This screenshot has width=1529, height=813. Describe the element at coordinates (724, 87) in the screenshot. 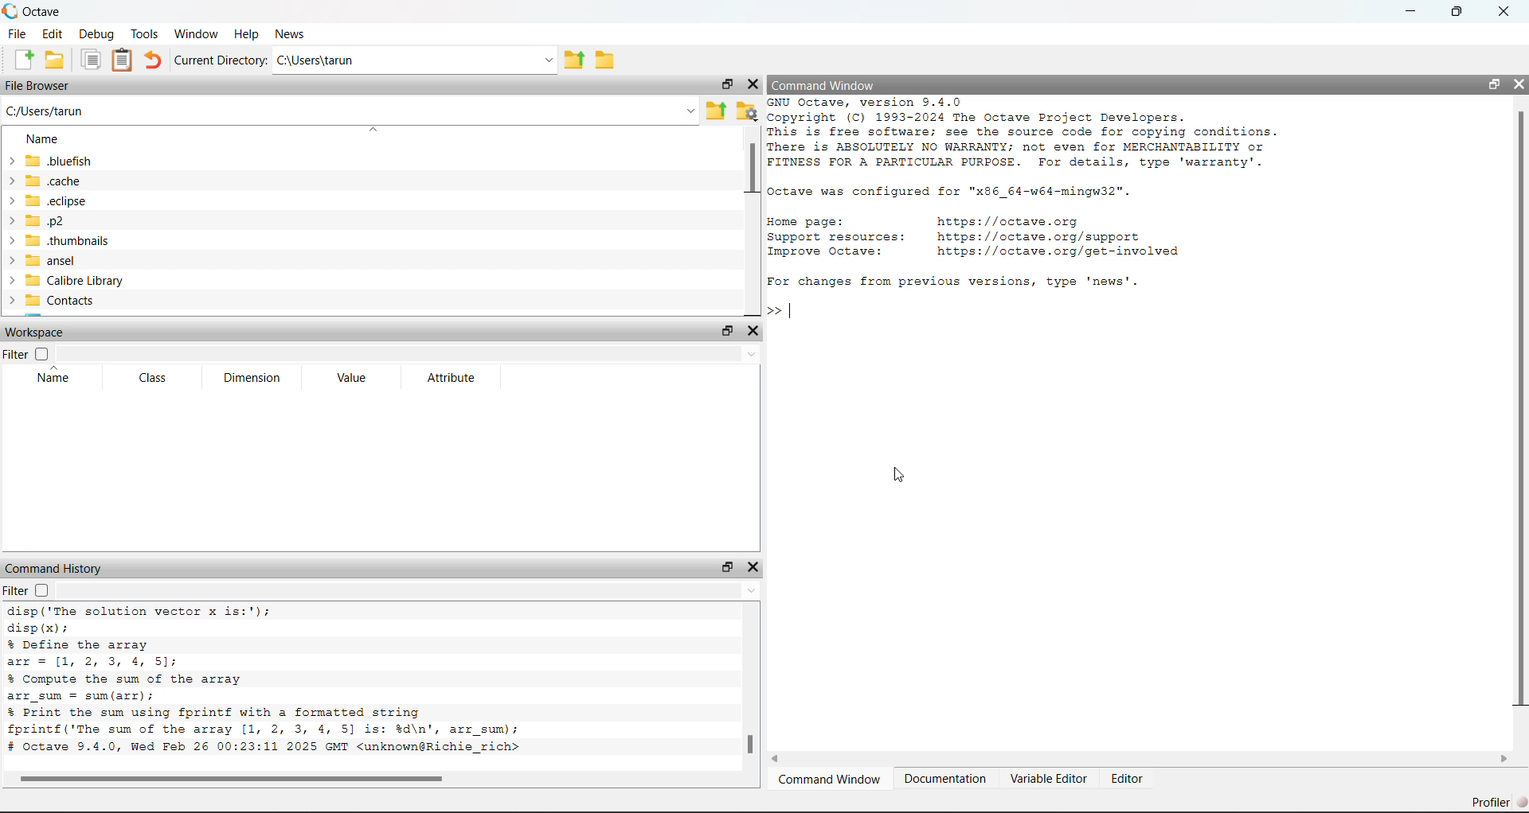

I see `Maximize` at that location.